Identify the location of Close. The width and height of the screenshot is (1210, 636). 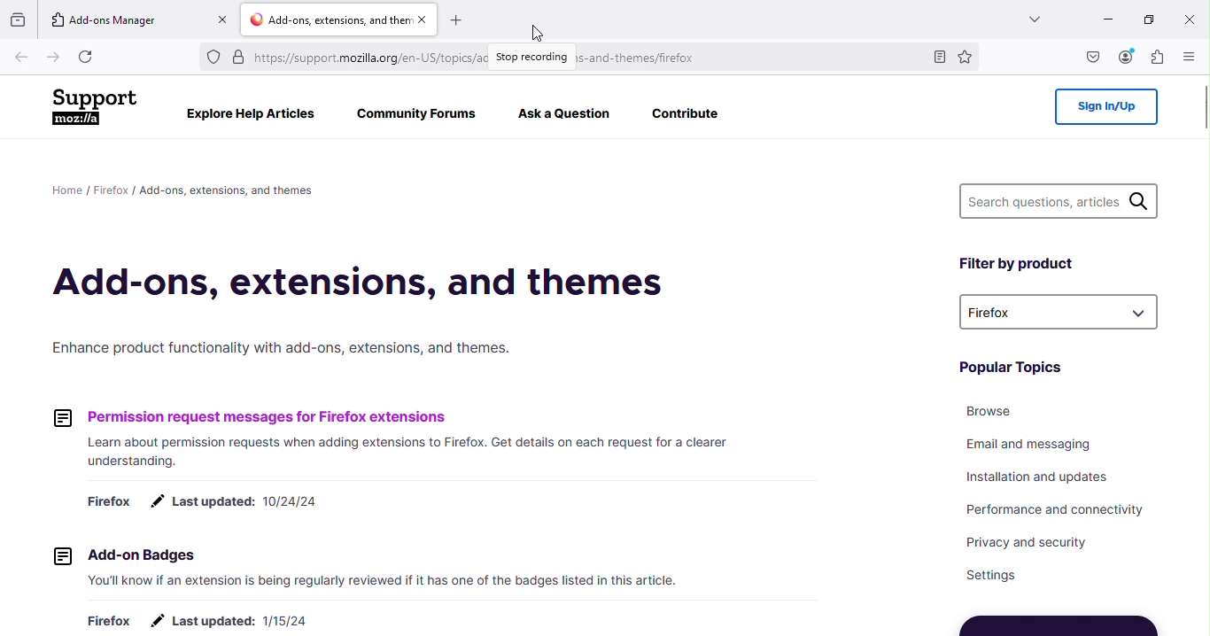
(1188, 18).